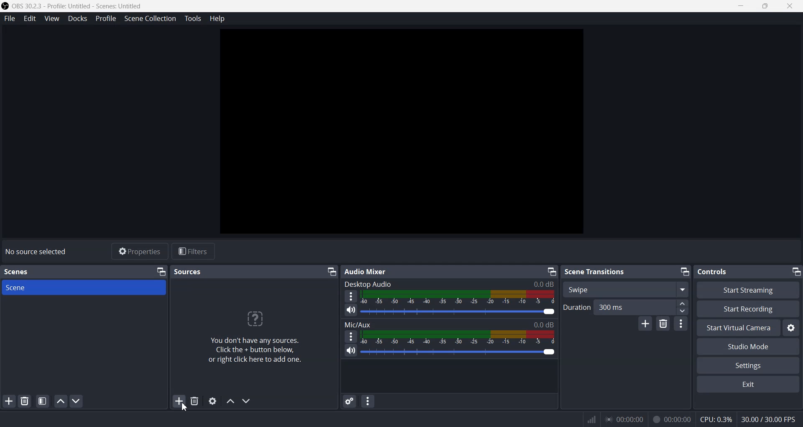  What do you see at coordinates (193, 19) in the screenshot?
I see `Tools` at bounding box center [193, 19].